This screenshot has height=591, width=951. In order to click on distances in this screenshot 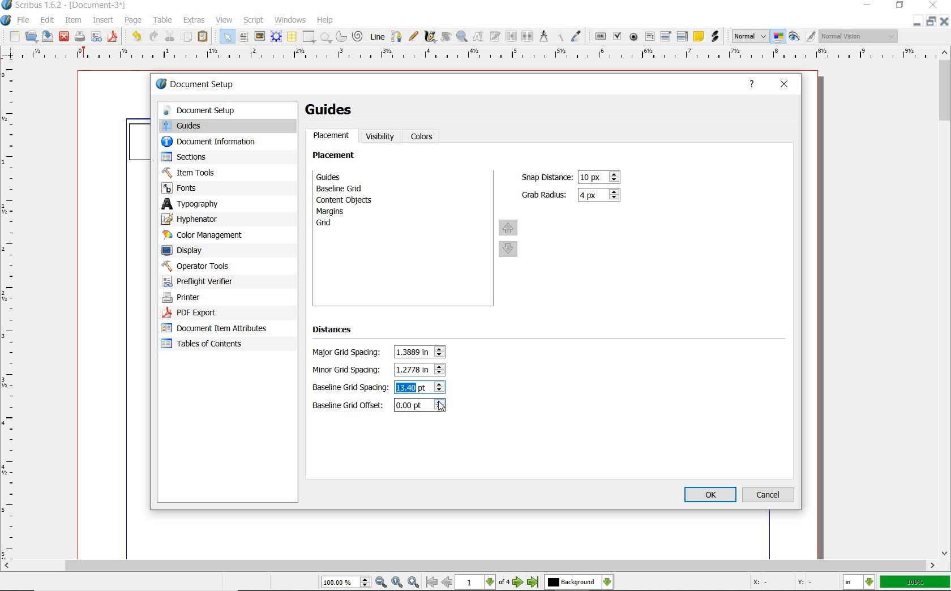, I will do `click(337, 332)`.